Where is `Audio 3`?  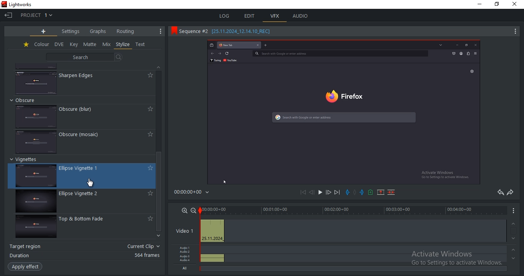
Audio 3 is located at coordinates (186, 257).